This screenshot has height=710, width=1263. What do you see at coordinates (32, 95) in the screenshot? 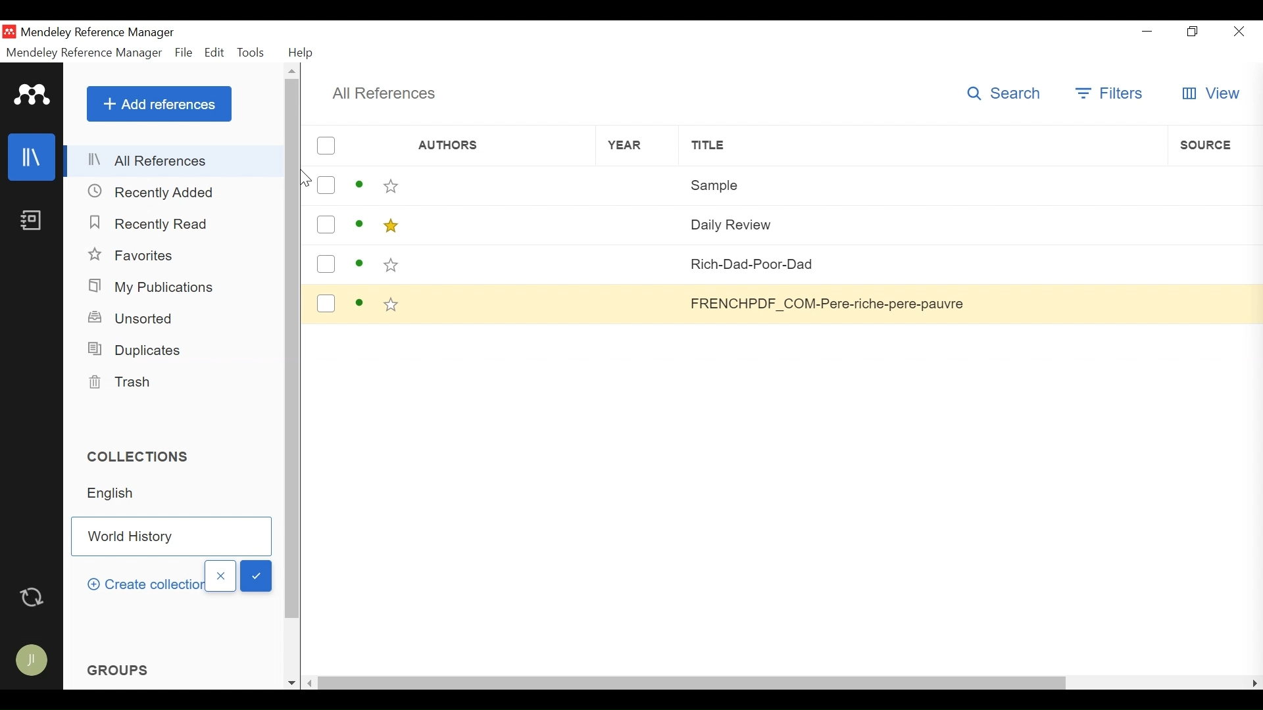
I see `Mendeley logo` at bounding box center [32, 95].